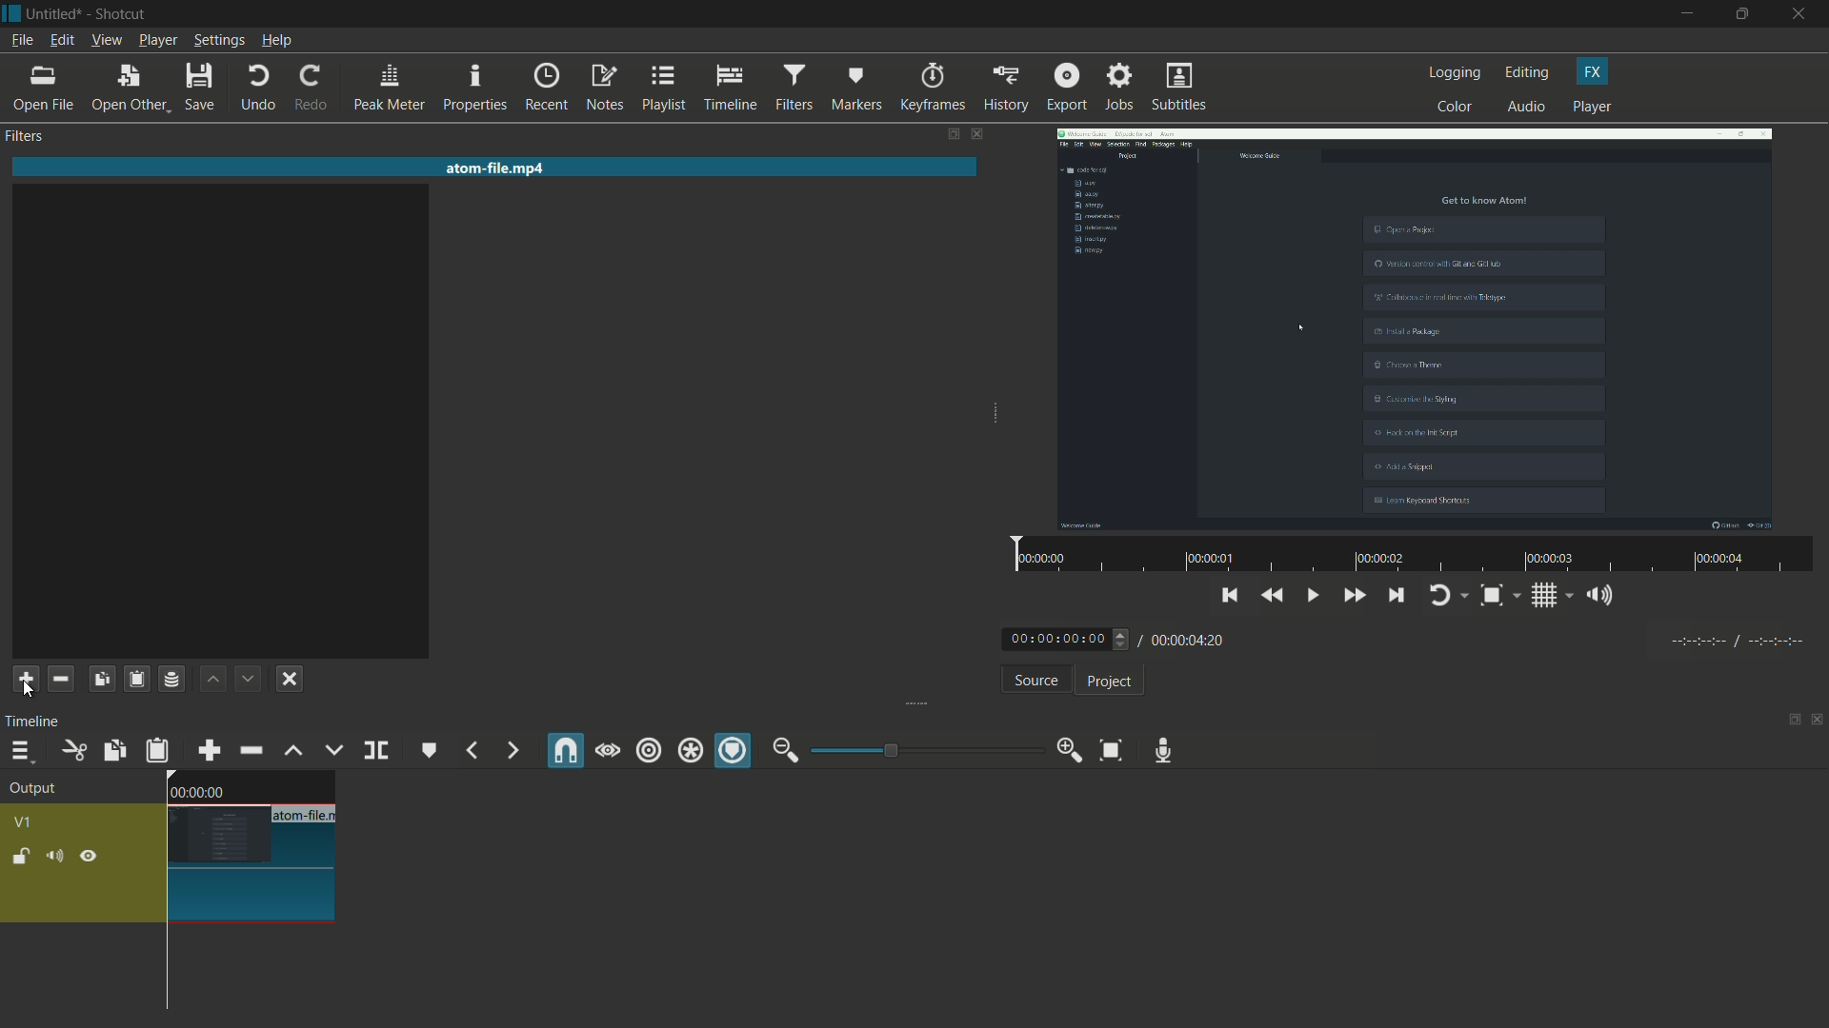  Describe the element at coordinates (1415, 326) in the screenshot. I see `video` at that location.